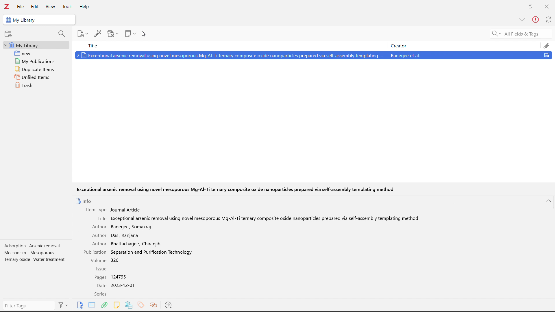  I want to click on Ternary oxide Water treatment, so click(35, 259).